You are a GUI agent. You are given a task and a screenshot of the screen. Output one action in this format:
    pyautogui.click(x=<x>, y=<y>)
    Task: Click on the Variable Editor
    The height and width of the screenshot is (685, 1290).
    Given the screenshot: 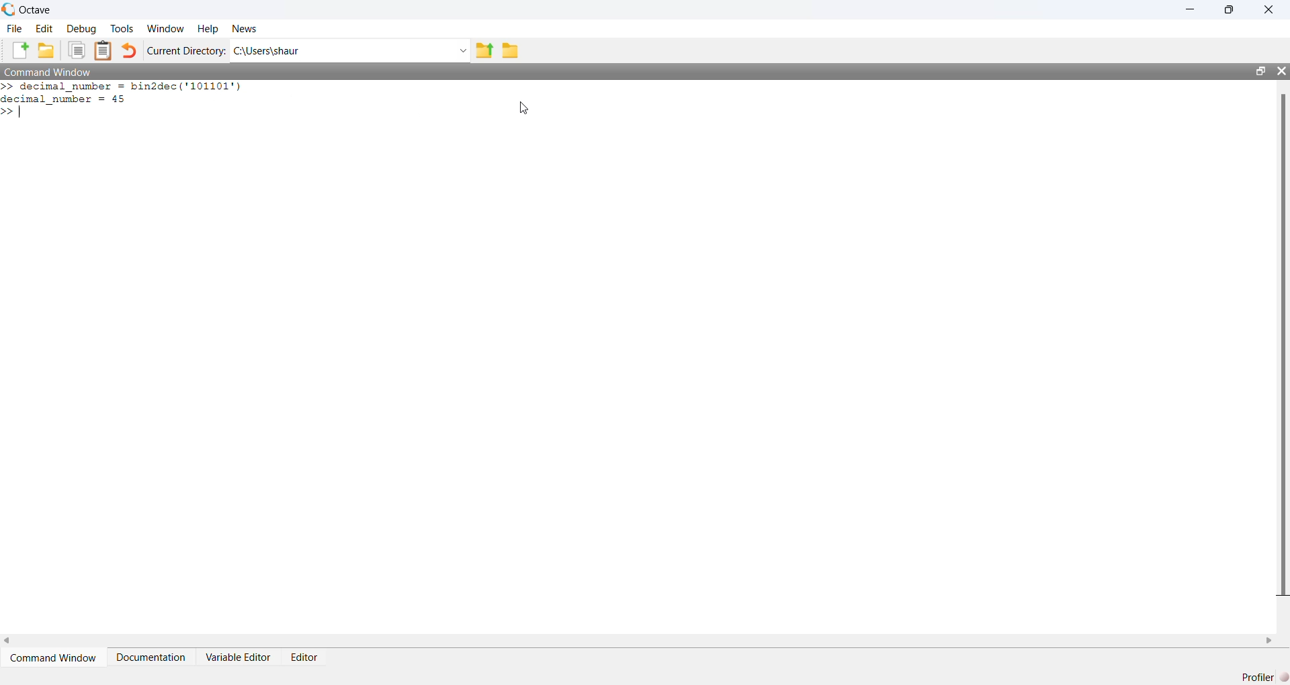 What is the action you would take?
    pyautogui.click(x=239, y=657)
    